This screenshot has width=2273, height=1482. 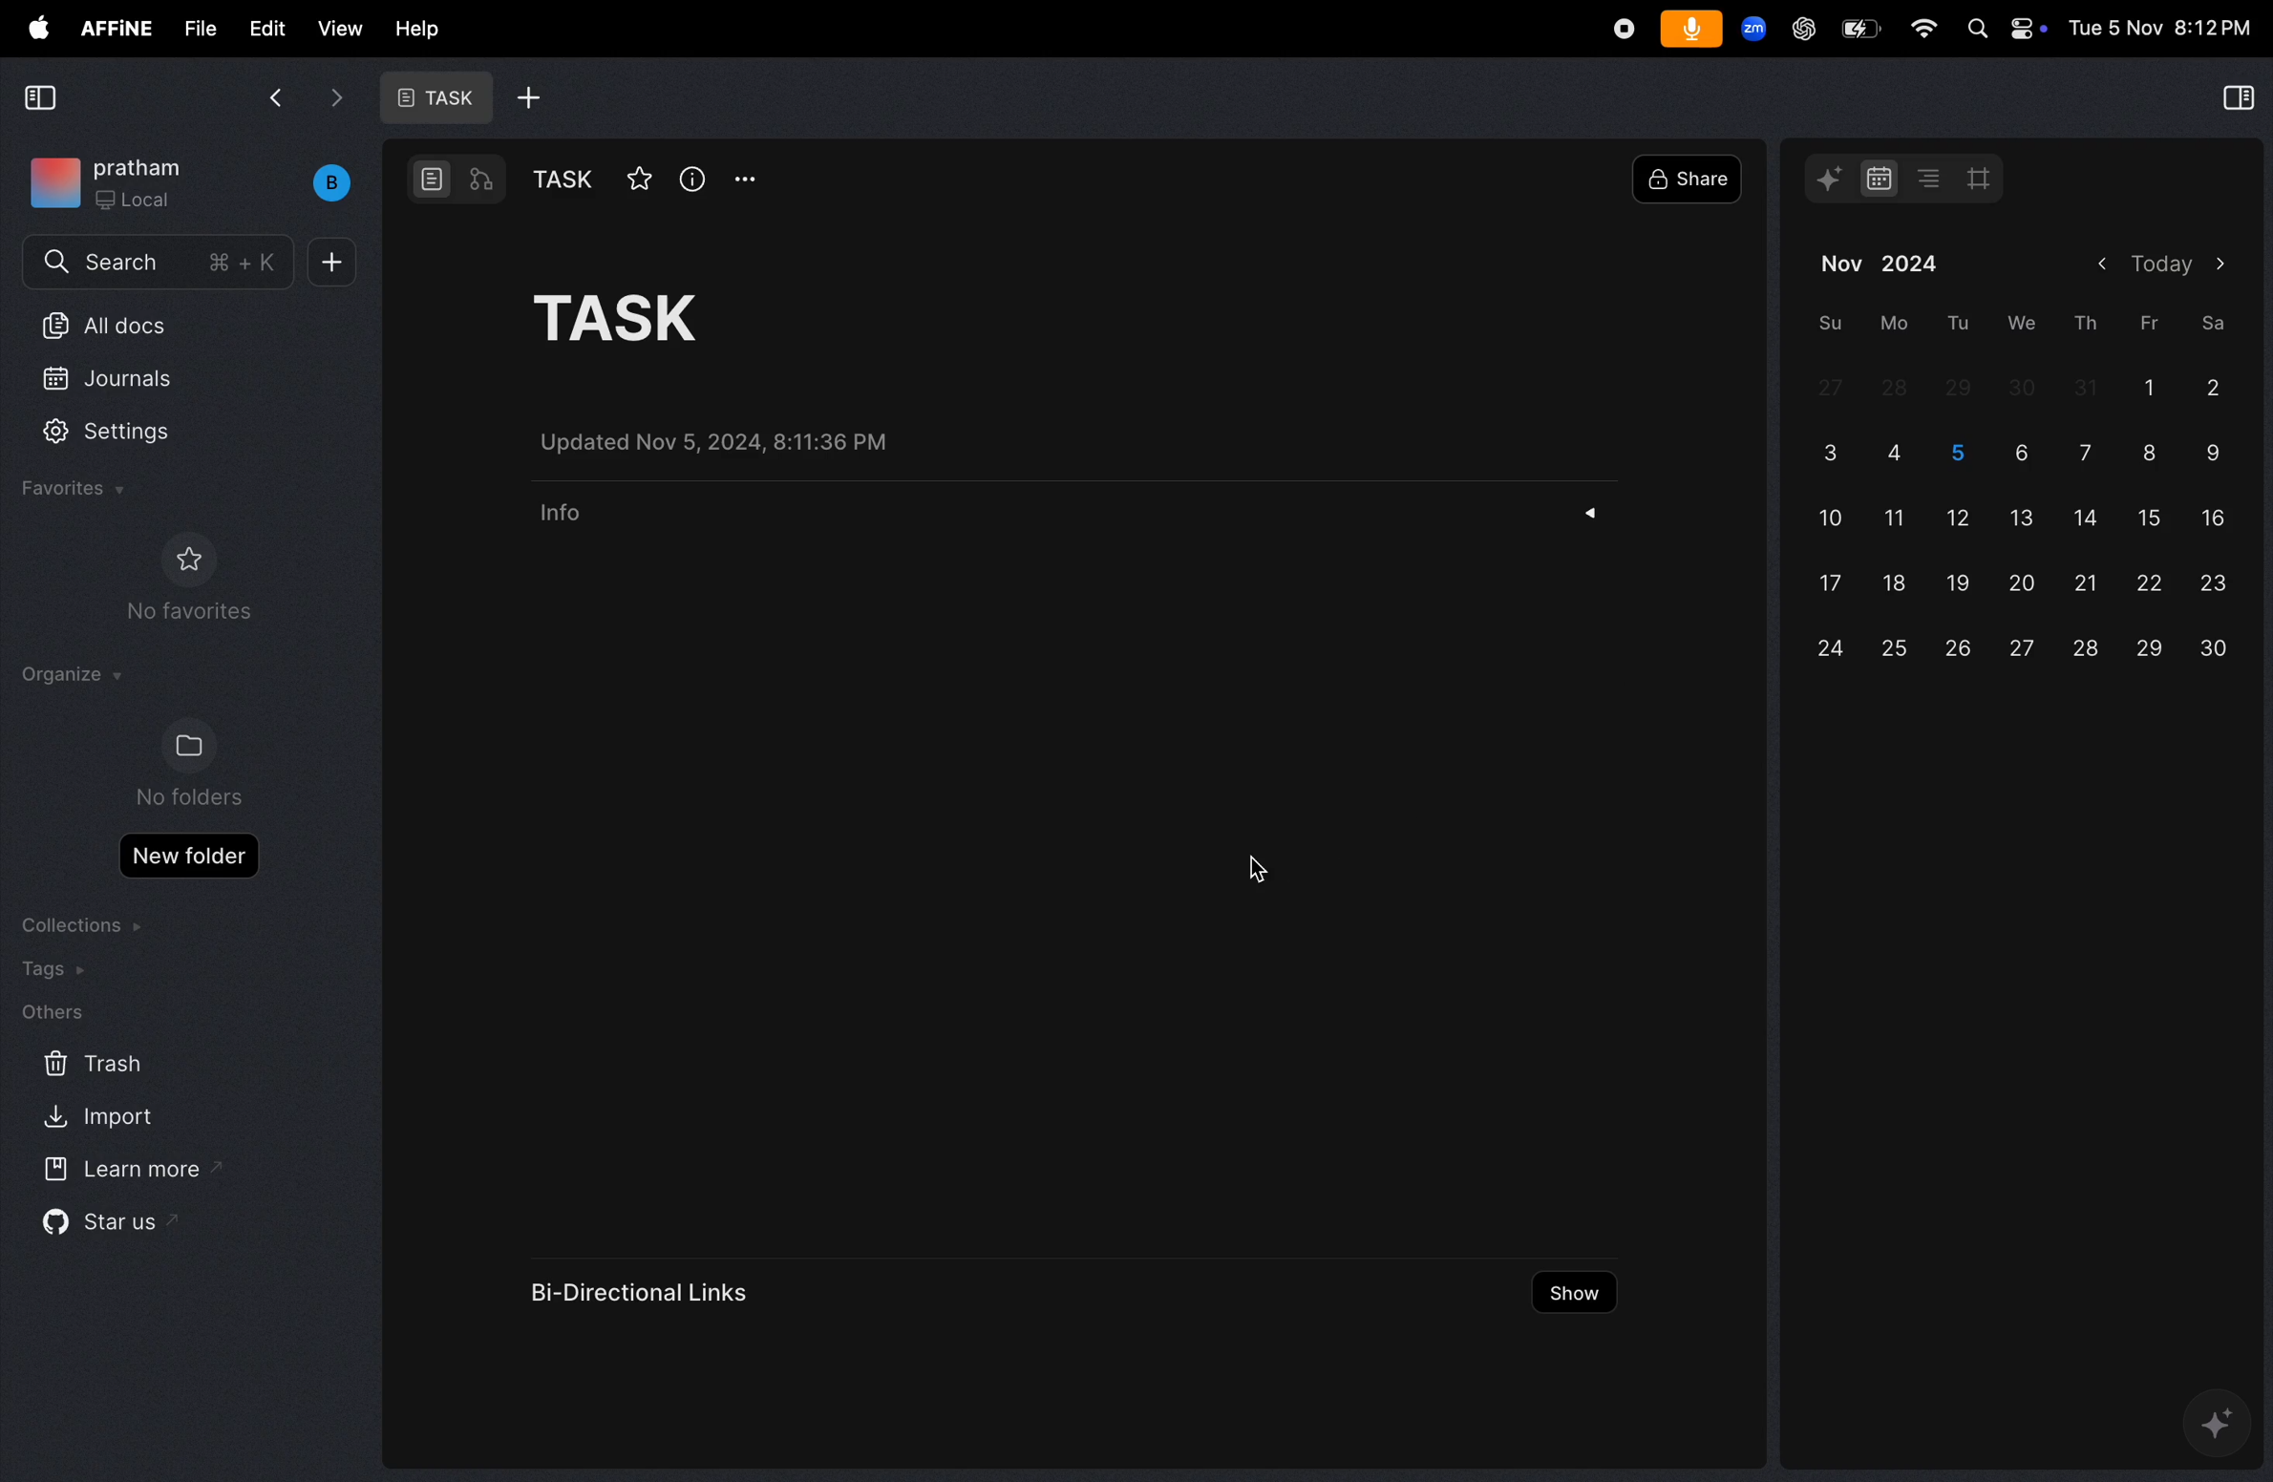 What do you see at coordinates (32, 28) in the screenshot?
I see `apple menu` at bounding box center [32, 28].